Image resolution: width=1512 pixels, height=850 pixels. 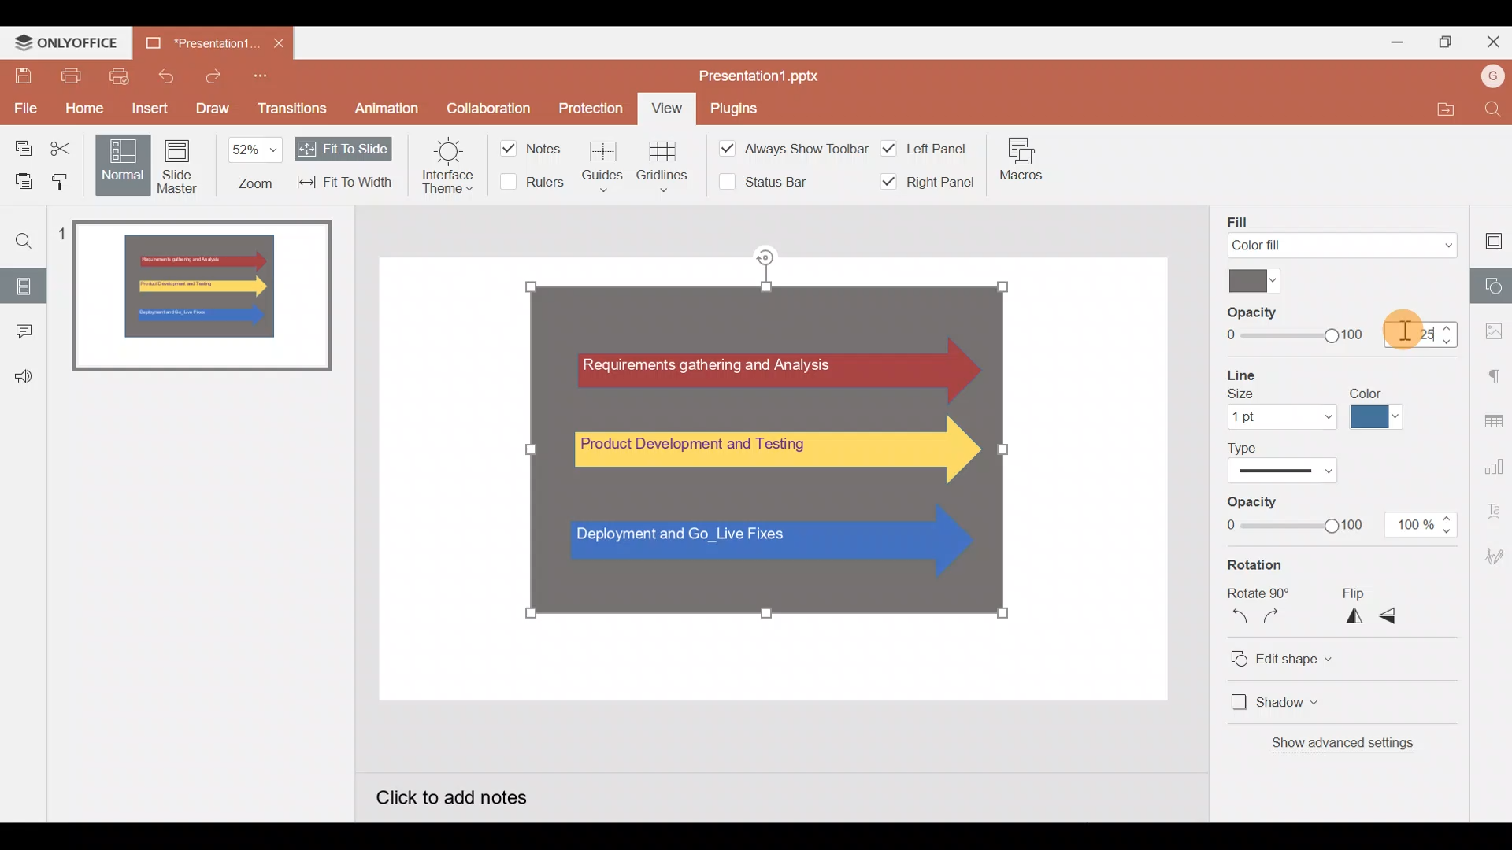 What do you see at coordinates (24, 371) in the screenshot?
I see `Feedback & support` at bounding box center [24, 371].